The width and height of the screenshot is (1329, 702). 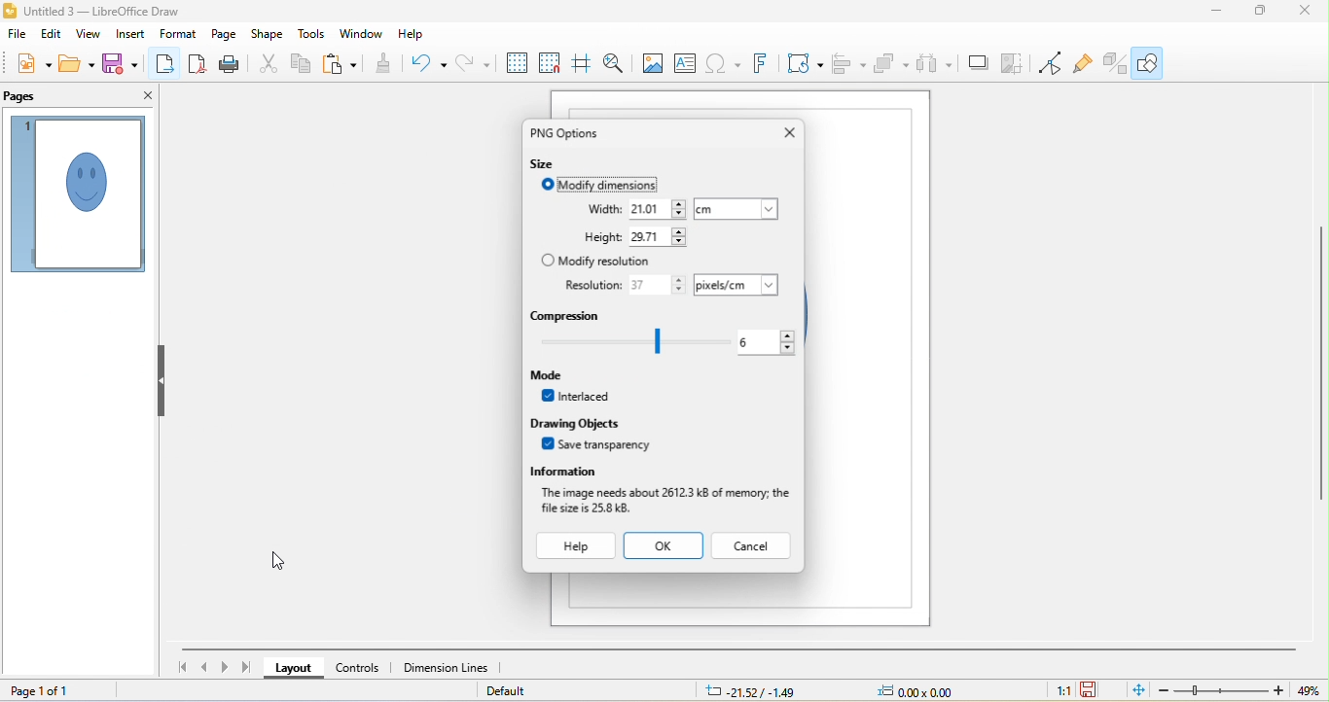 What do you see at coordinates (233, 65) in the screenshot?
I see `print` at bounding box center [233, 65].